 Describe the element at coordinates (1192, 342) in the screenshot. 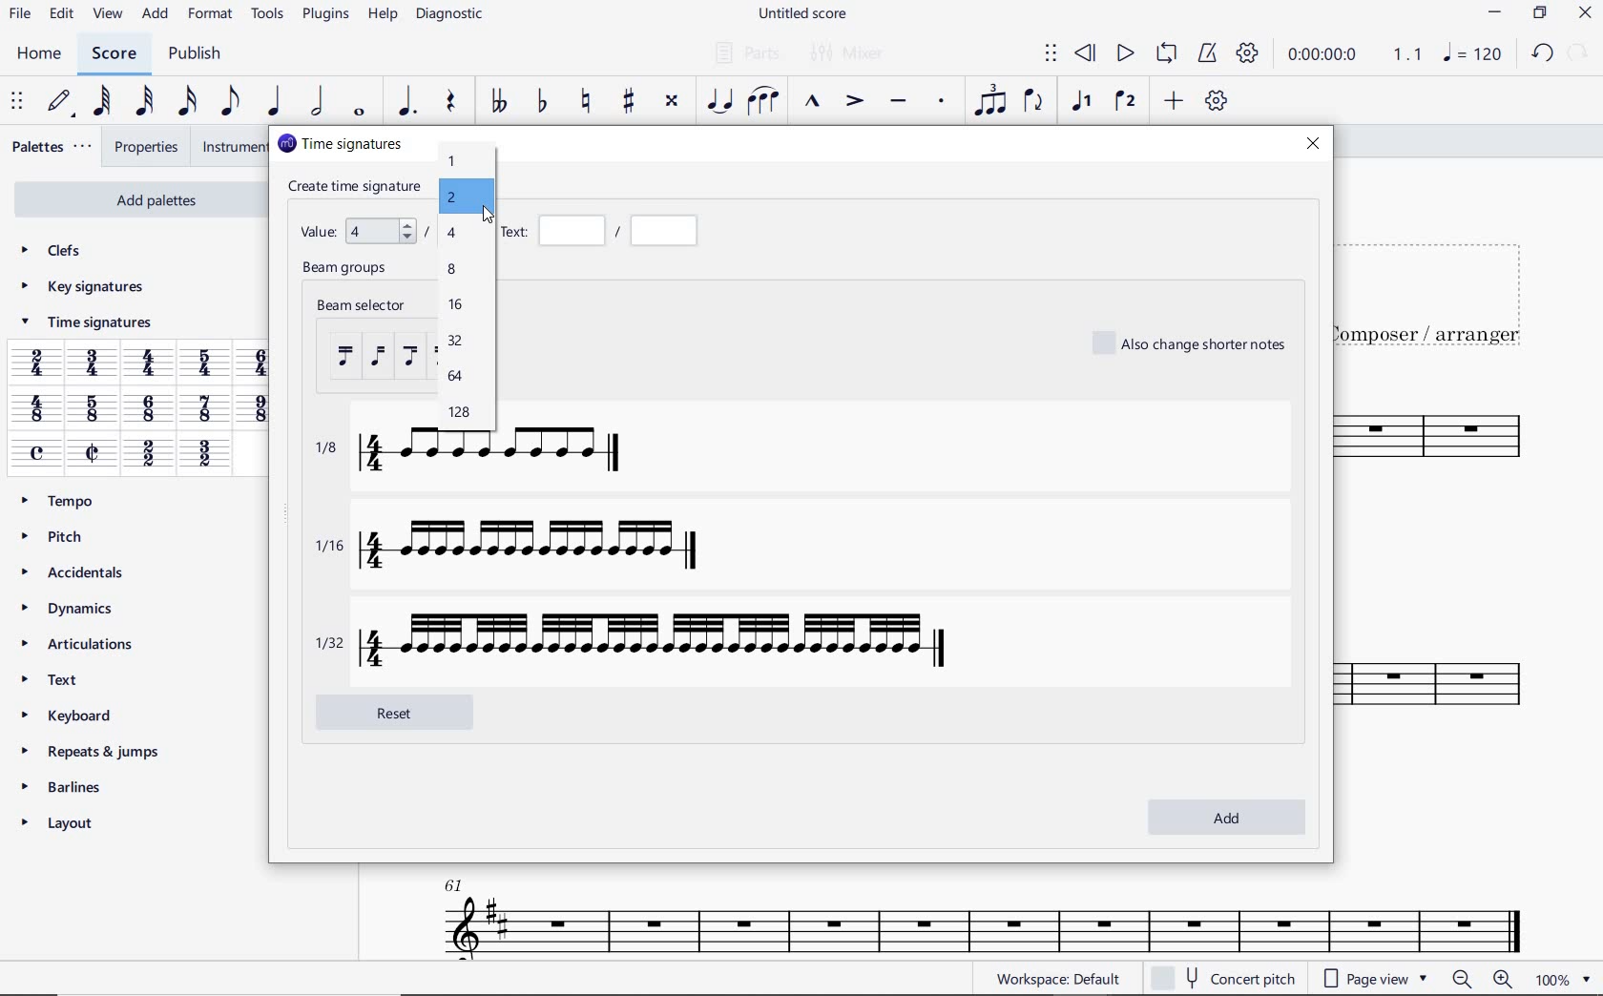

I see `also change shorter notes` at that location.